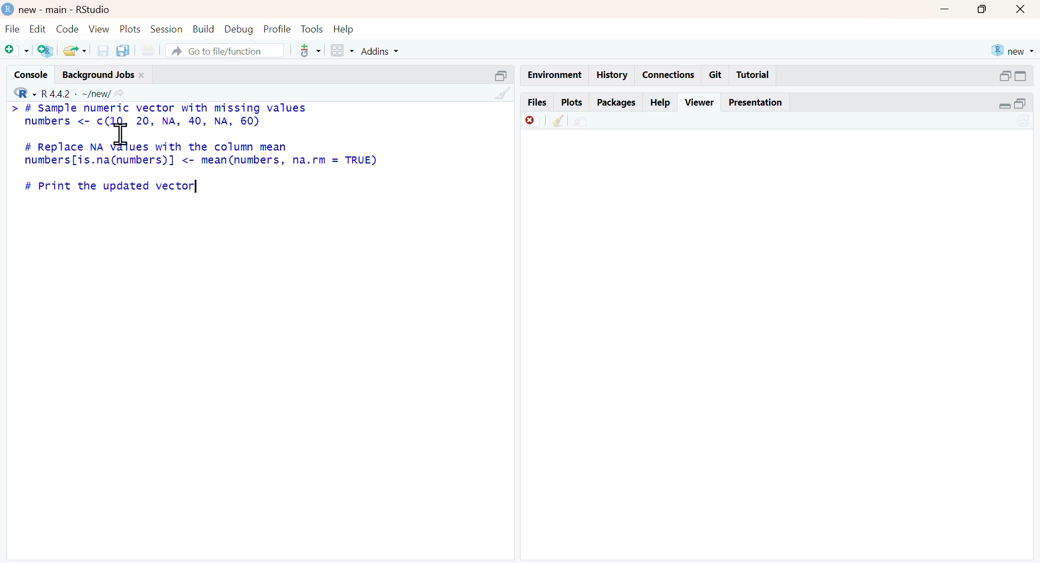 The height and width of the screenshot is (563, 1040). I want to click on share file, so click(583, 122).